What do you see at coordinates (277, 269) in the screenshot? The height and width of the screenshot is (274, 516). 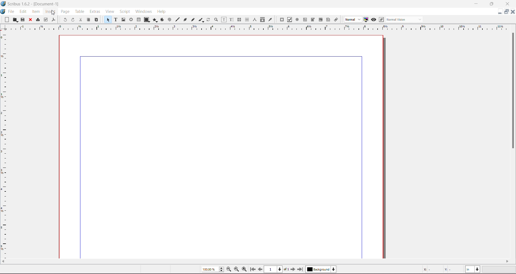 I see `Current Page` at bounding box center [277, 269].